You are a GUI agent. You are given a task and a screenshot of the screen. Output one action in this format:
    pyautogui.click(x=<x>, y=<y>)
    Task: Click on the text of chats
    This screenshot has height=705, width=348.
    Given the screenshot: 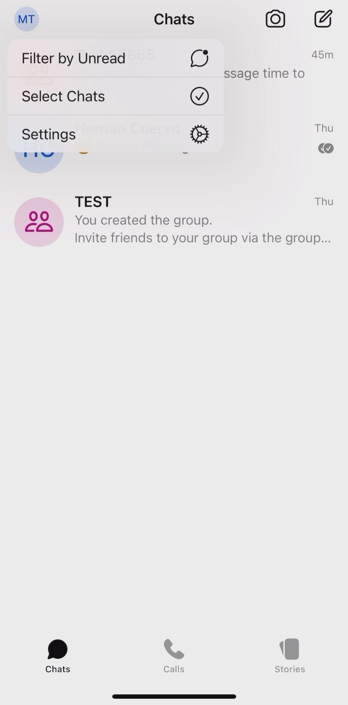 What is the action you would take?
    pyautogui.click(x=281, y=101)
    